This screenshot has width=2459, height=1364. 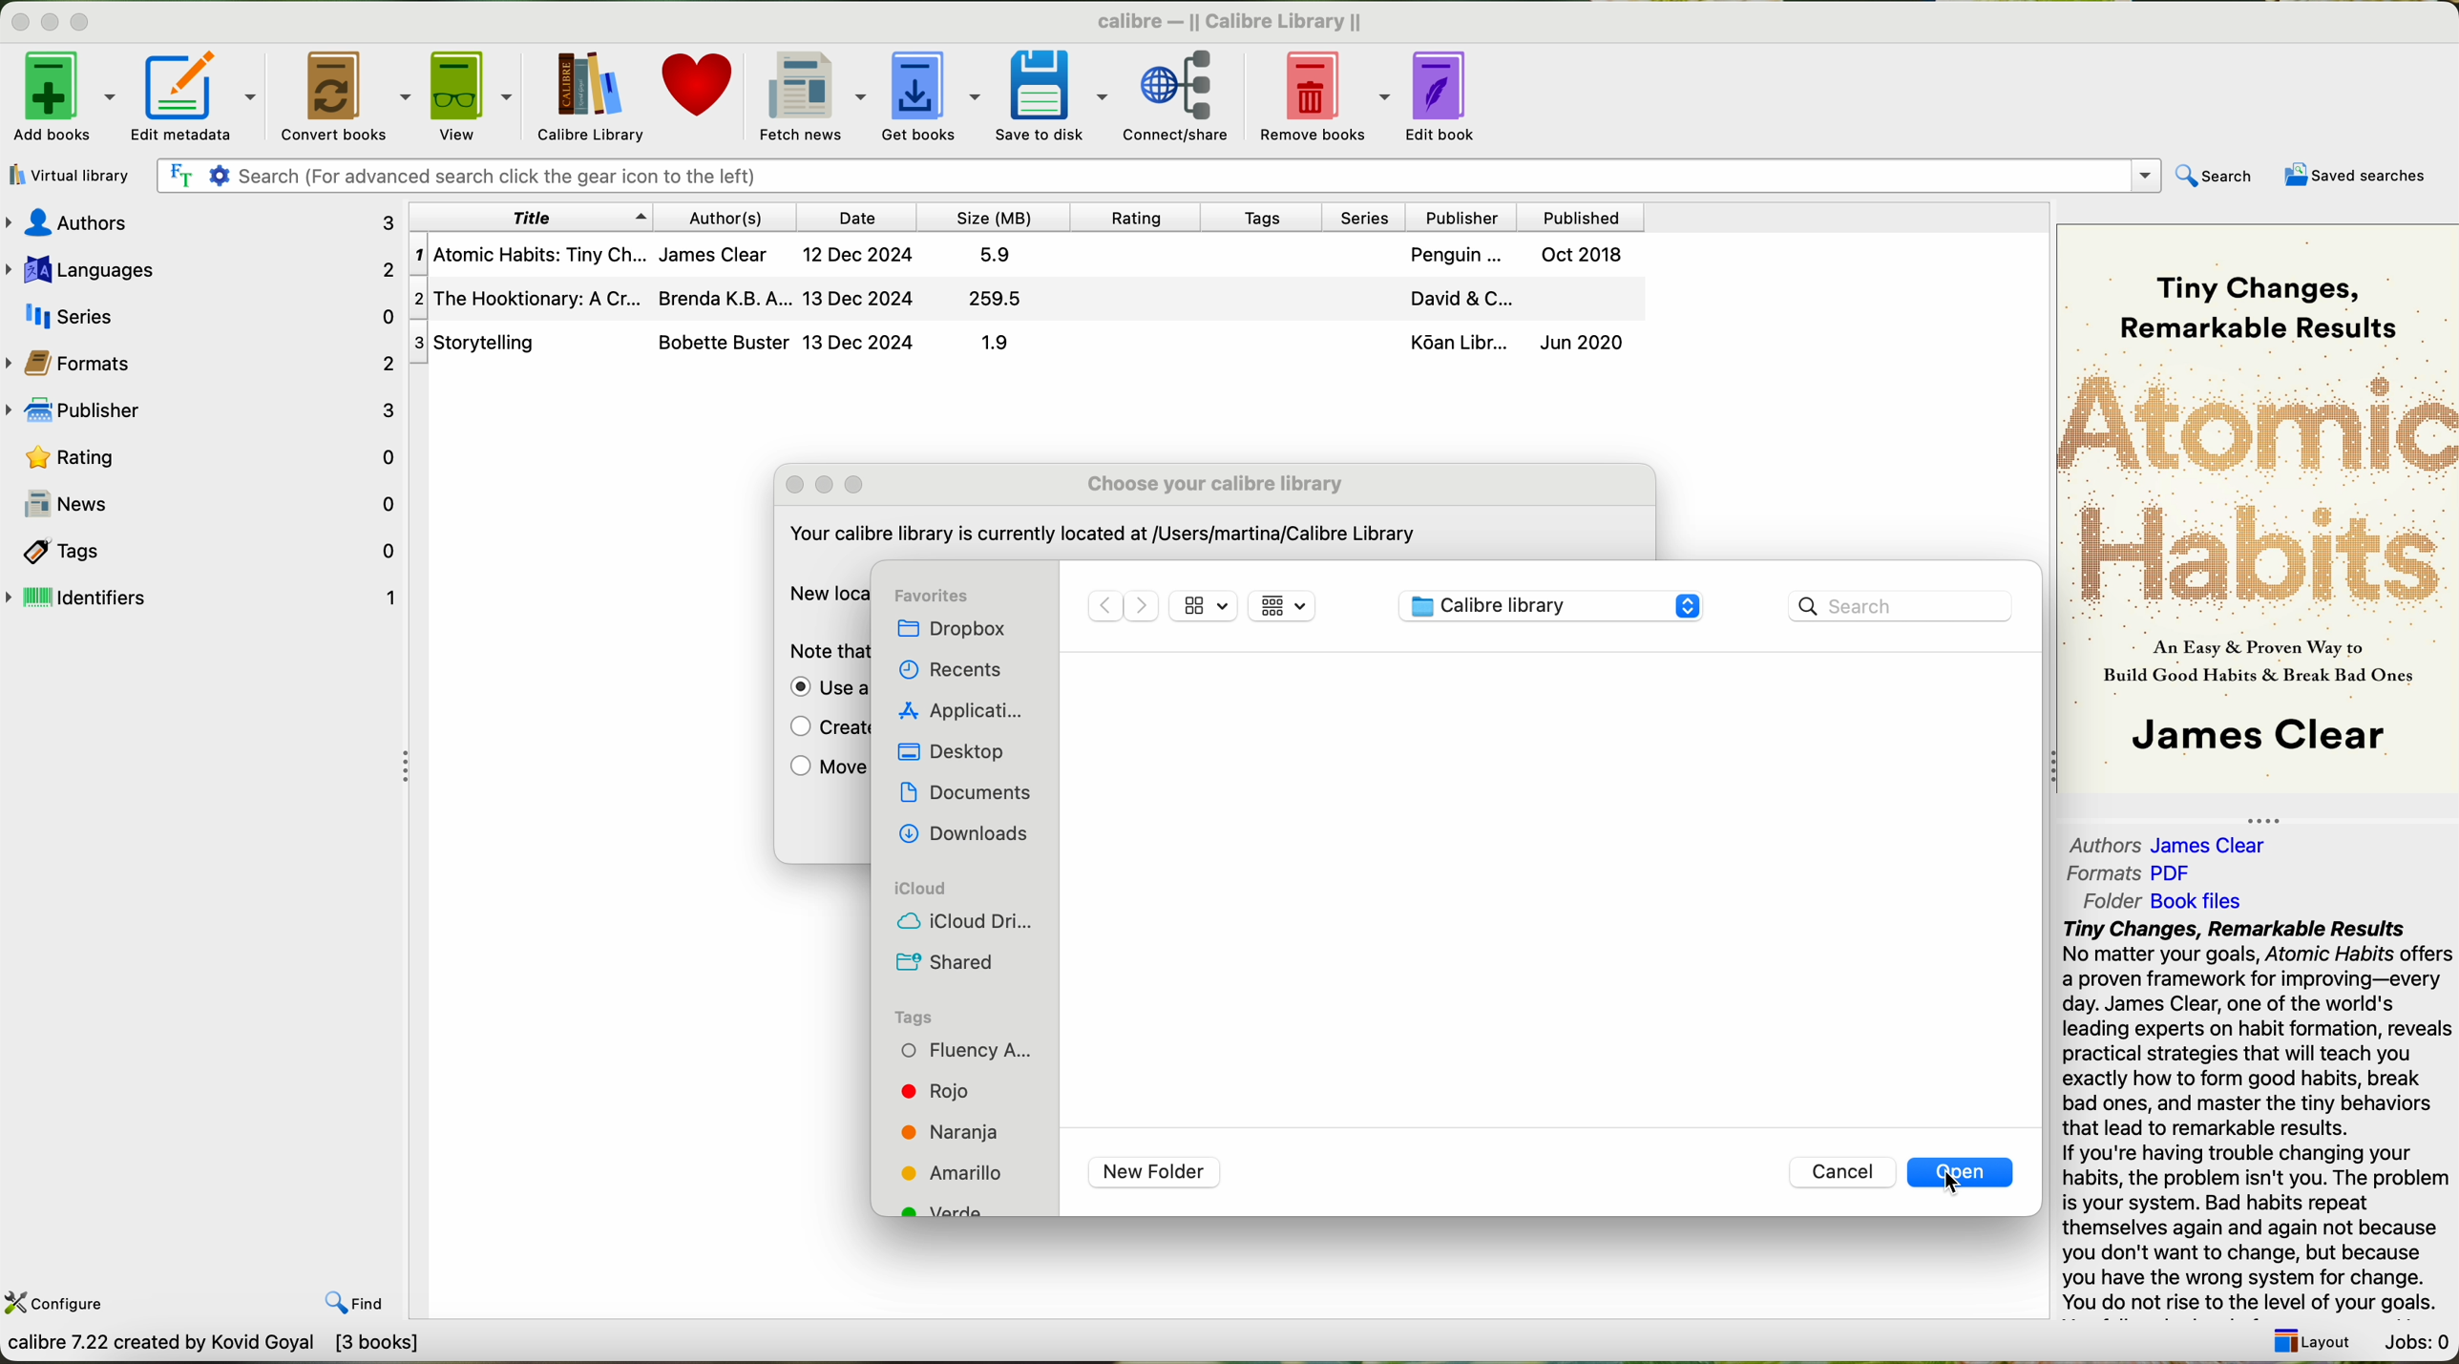 I want to click on search bar, so click(x=1898, y=606).